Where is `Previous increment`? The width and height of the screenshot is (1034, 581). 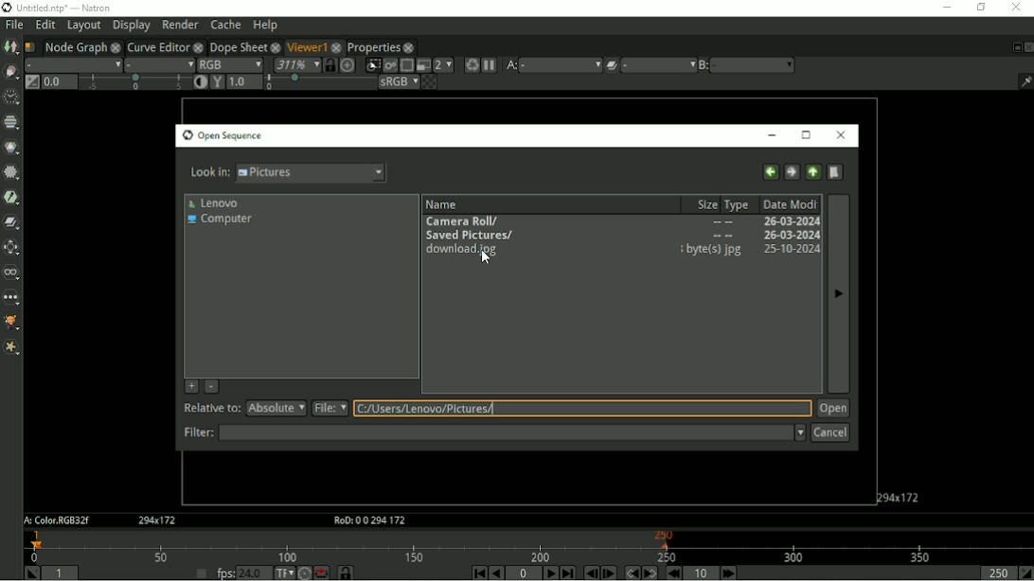
Previous increment is located at coordinates (675, 572).